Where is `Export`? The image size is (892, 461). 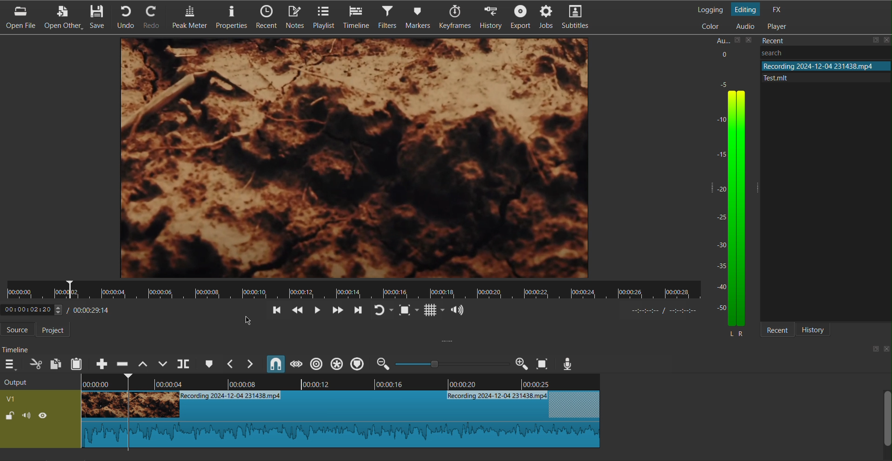 Export is located at coordinates (521, 19).